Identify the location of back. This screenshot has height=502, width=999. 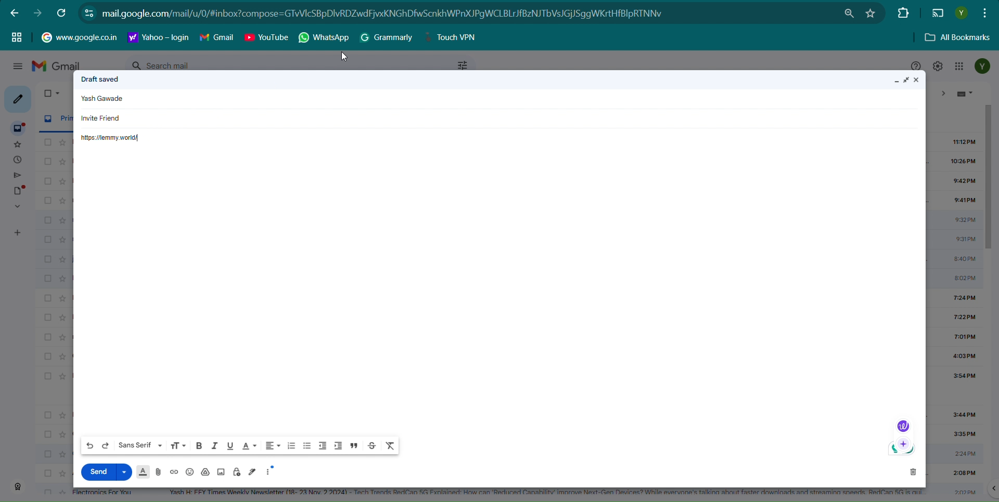
(15, 12).